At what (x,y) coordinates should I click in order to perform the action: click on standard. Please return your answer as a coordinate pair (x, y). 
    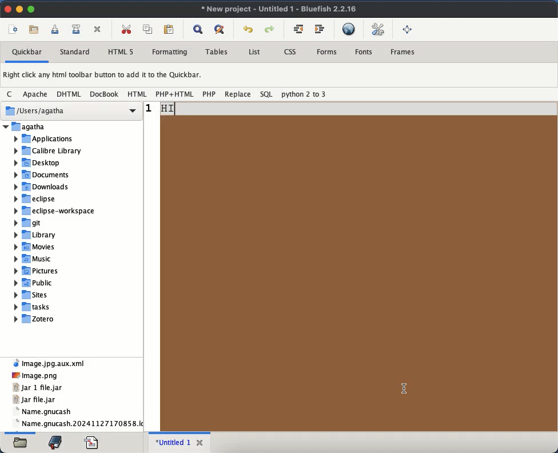
    Looking at the image, I should click on (76, 51).